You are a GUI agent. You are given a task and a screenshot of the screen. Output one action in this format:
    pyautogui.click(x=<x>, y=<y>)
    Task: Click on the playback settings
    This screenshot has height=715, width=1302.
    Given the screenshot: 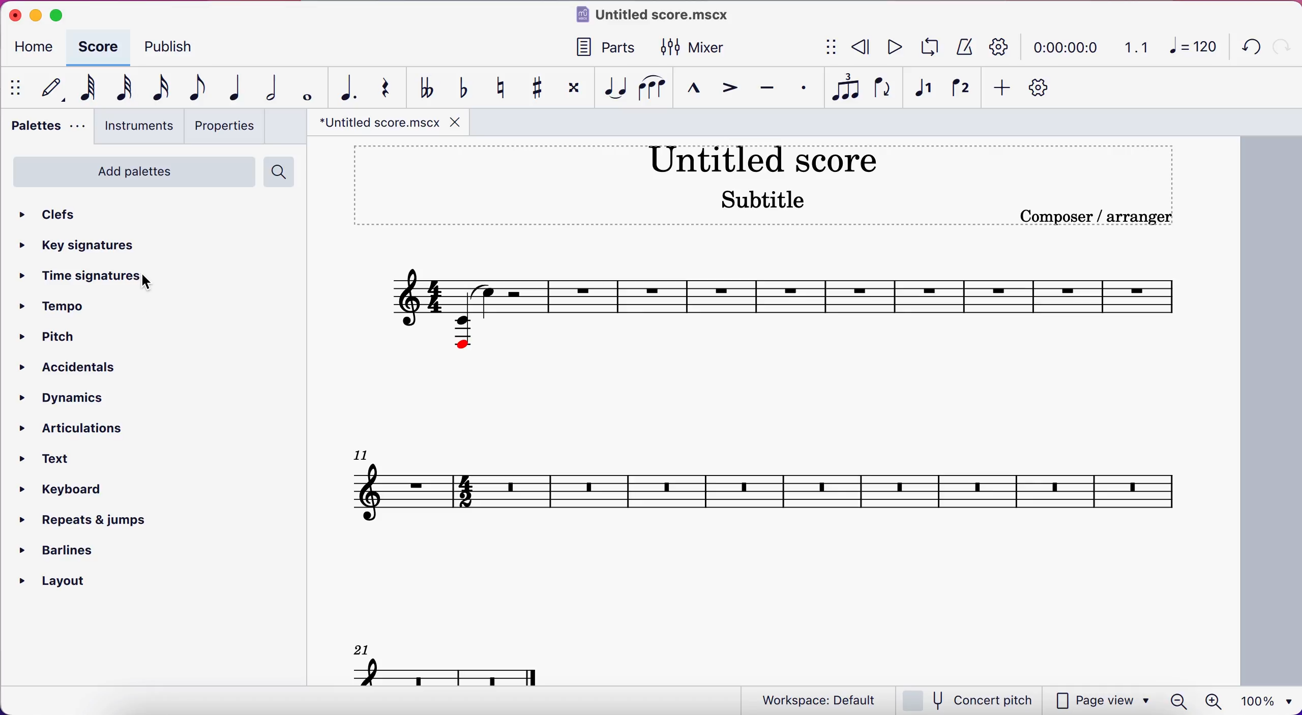 What is the action you would take?
    pyautogui.click(x=1000, y=47)
    